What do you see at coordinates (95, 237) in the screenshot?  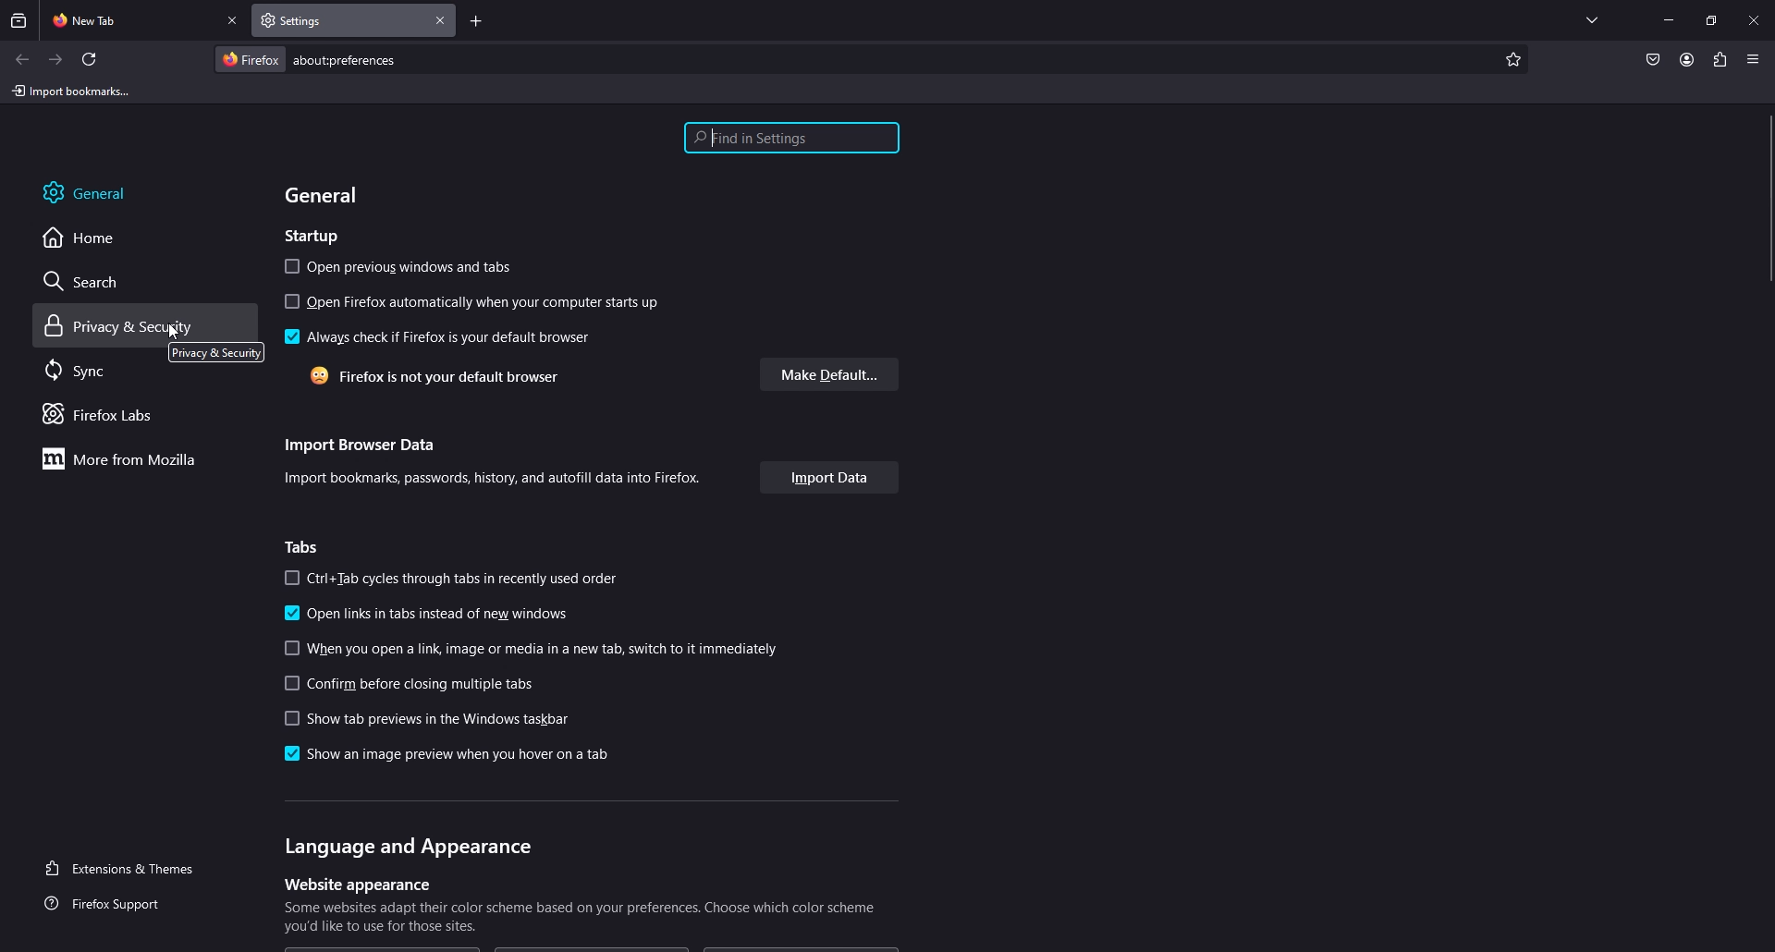 I see `home` at bounding box center [95, 237].